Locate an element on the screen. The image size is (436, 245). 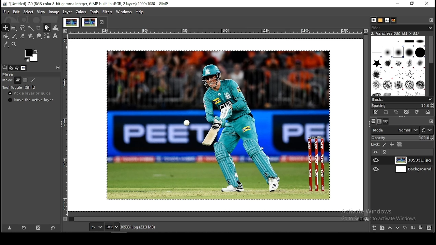
shear tool is located at coordinates (47, 27).